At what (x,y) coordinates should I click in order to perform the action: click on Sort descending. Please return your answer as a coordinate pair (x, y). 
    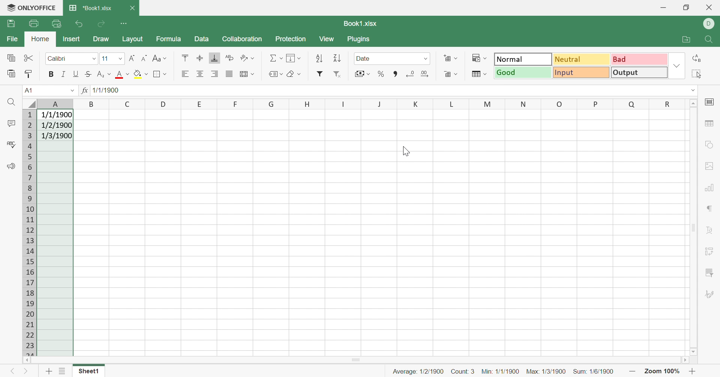
    Looking at the image, I should click on (337, 58).